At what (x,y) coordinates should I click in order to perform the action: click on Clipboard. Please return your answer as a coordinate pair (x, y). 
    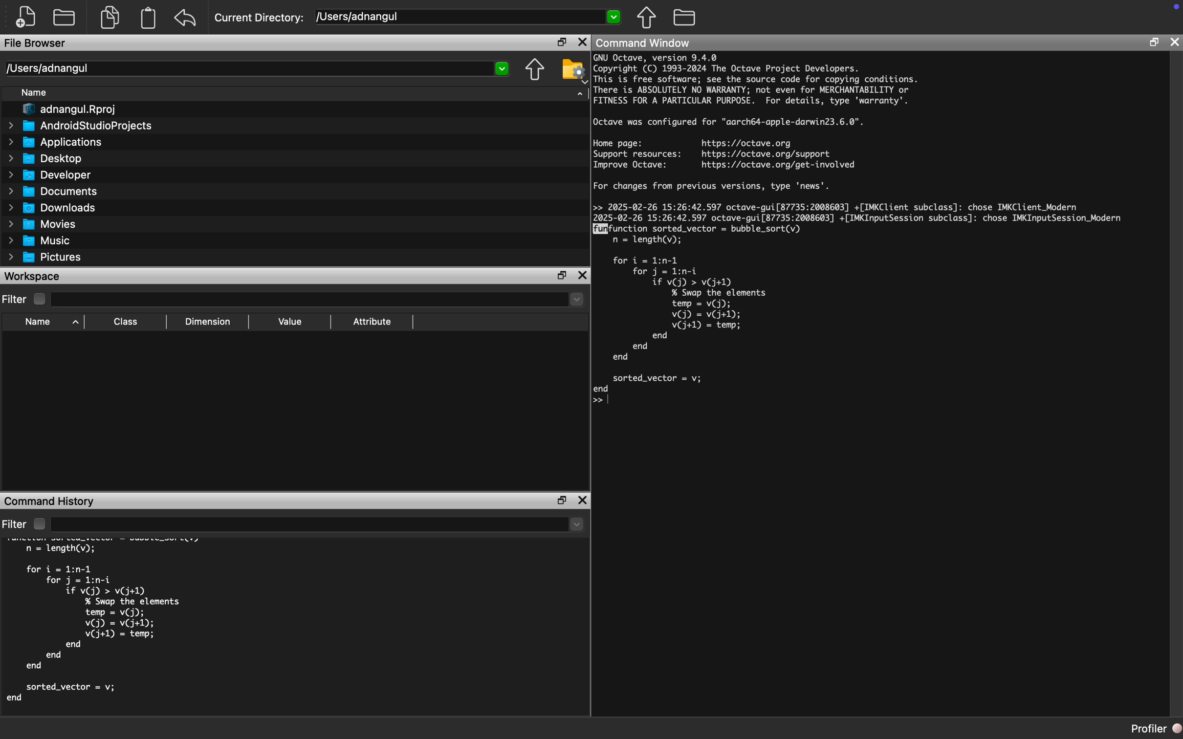
    Looking at the image, I should click on (148, 18).